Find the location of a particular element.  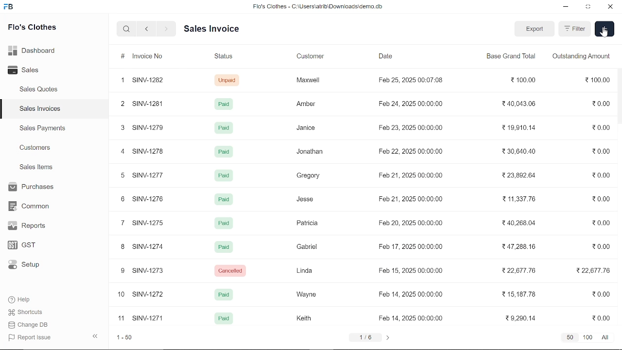

7 SINV-1275 Pag Patricia Feb 20, 2025 00:00:00 240,268.04 20.00 is located at coordinates (363, 223).